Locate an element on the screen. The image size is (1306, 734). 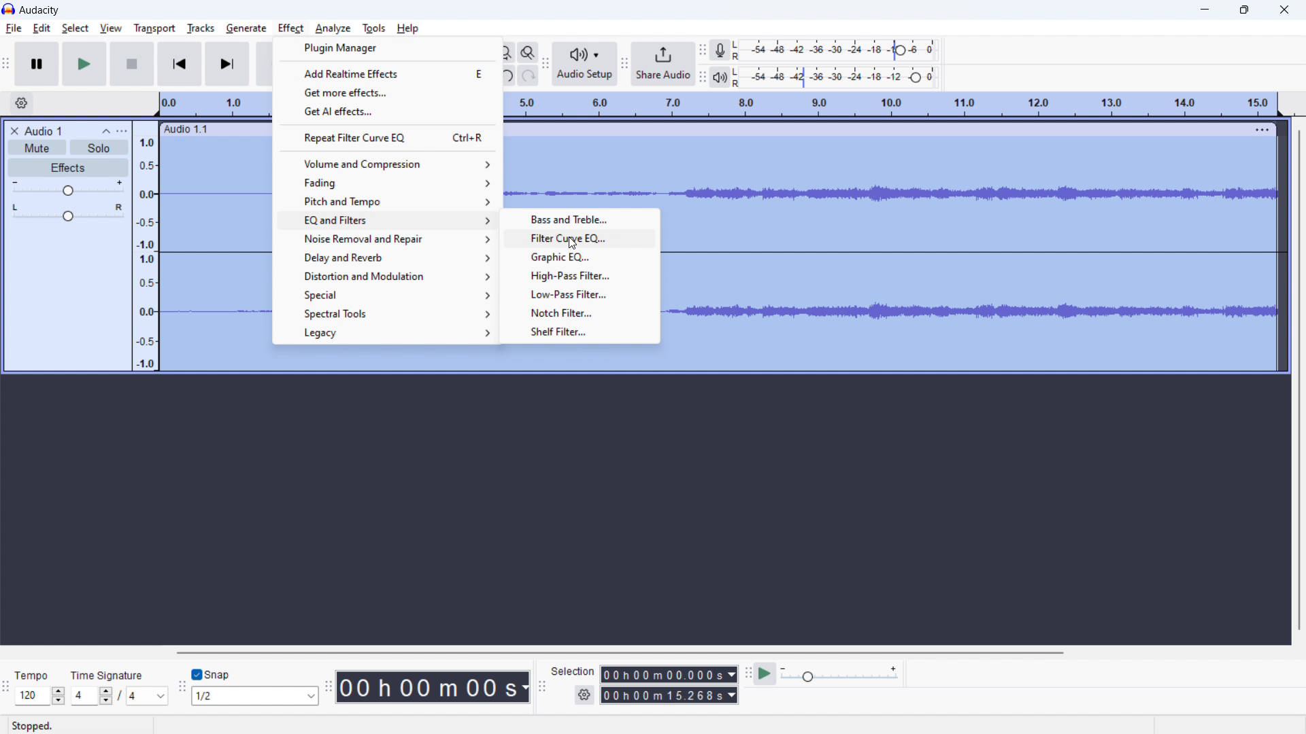
bass and treble is located at coordinates (580, 219).